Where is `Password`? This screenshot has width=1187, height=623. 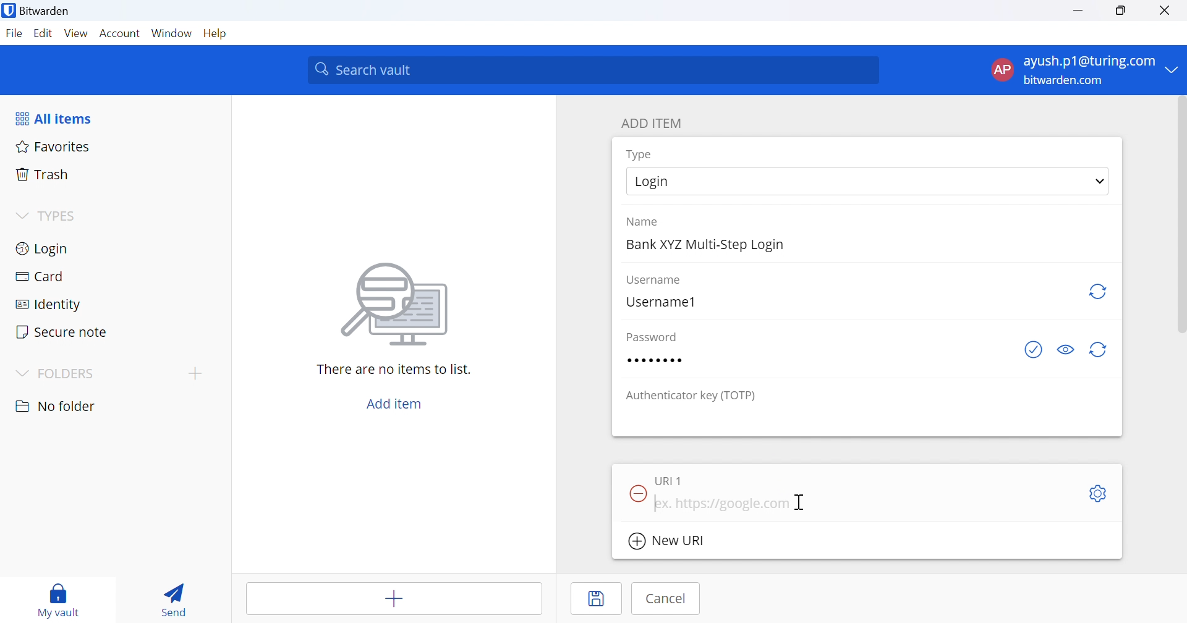 Password is located at coordinates (653, 361).